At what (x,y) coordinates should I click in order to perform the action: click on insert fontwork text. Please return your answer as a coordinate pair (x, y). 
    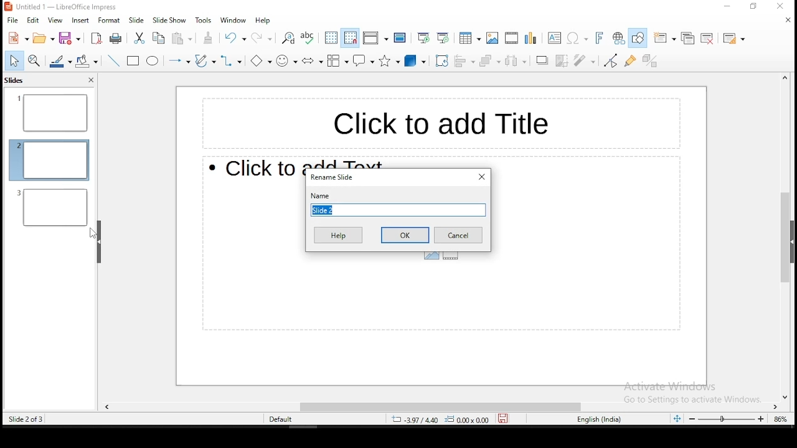
    Looking at the image, I should click on (600, 37).